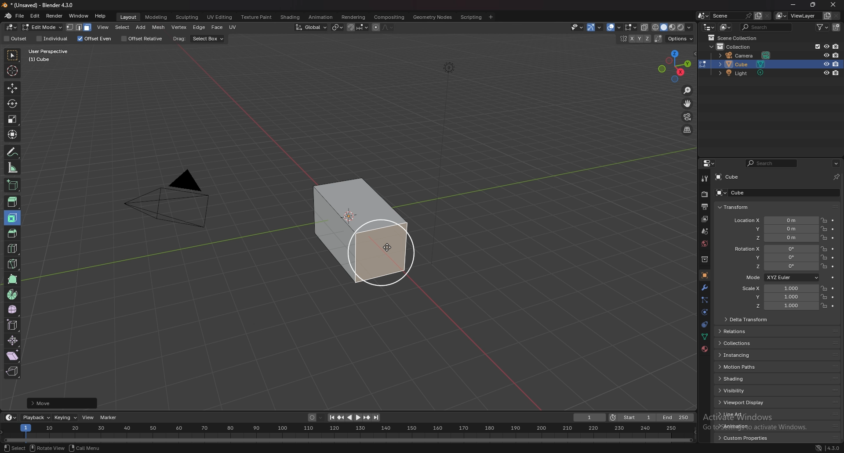 This screenshot has height=453, width=844. I want to click on lock, so click(824, 257).